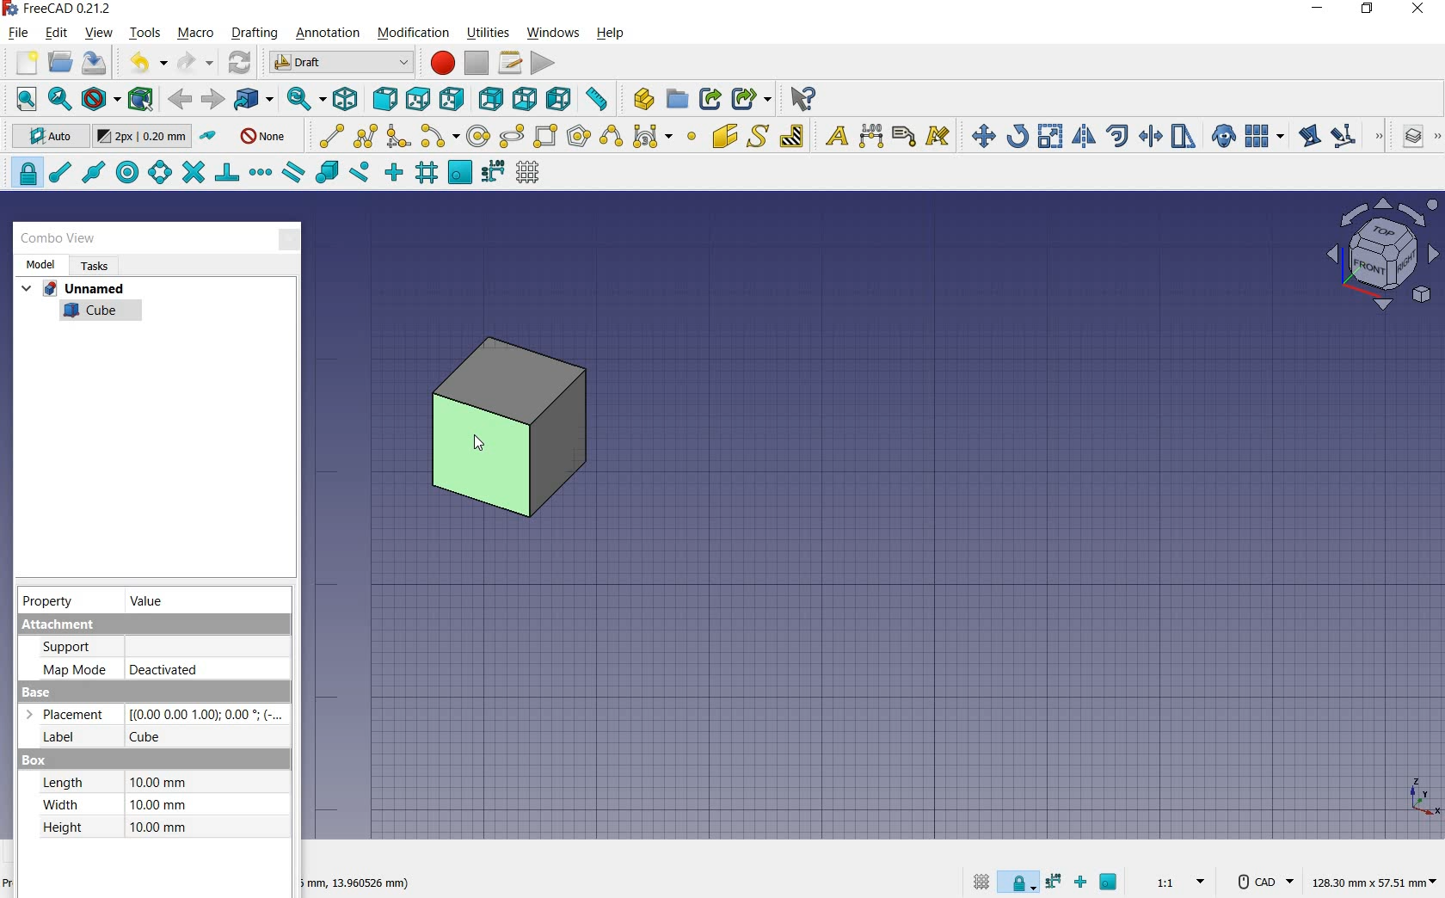  What do you see at coordinates (510, 63) in the screenshot?
I see `macros` at bounding box center [510, 63].